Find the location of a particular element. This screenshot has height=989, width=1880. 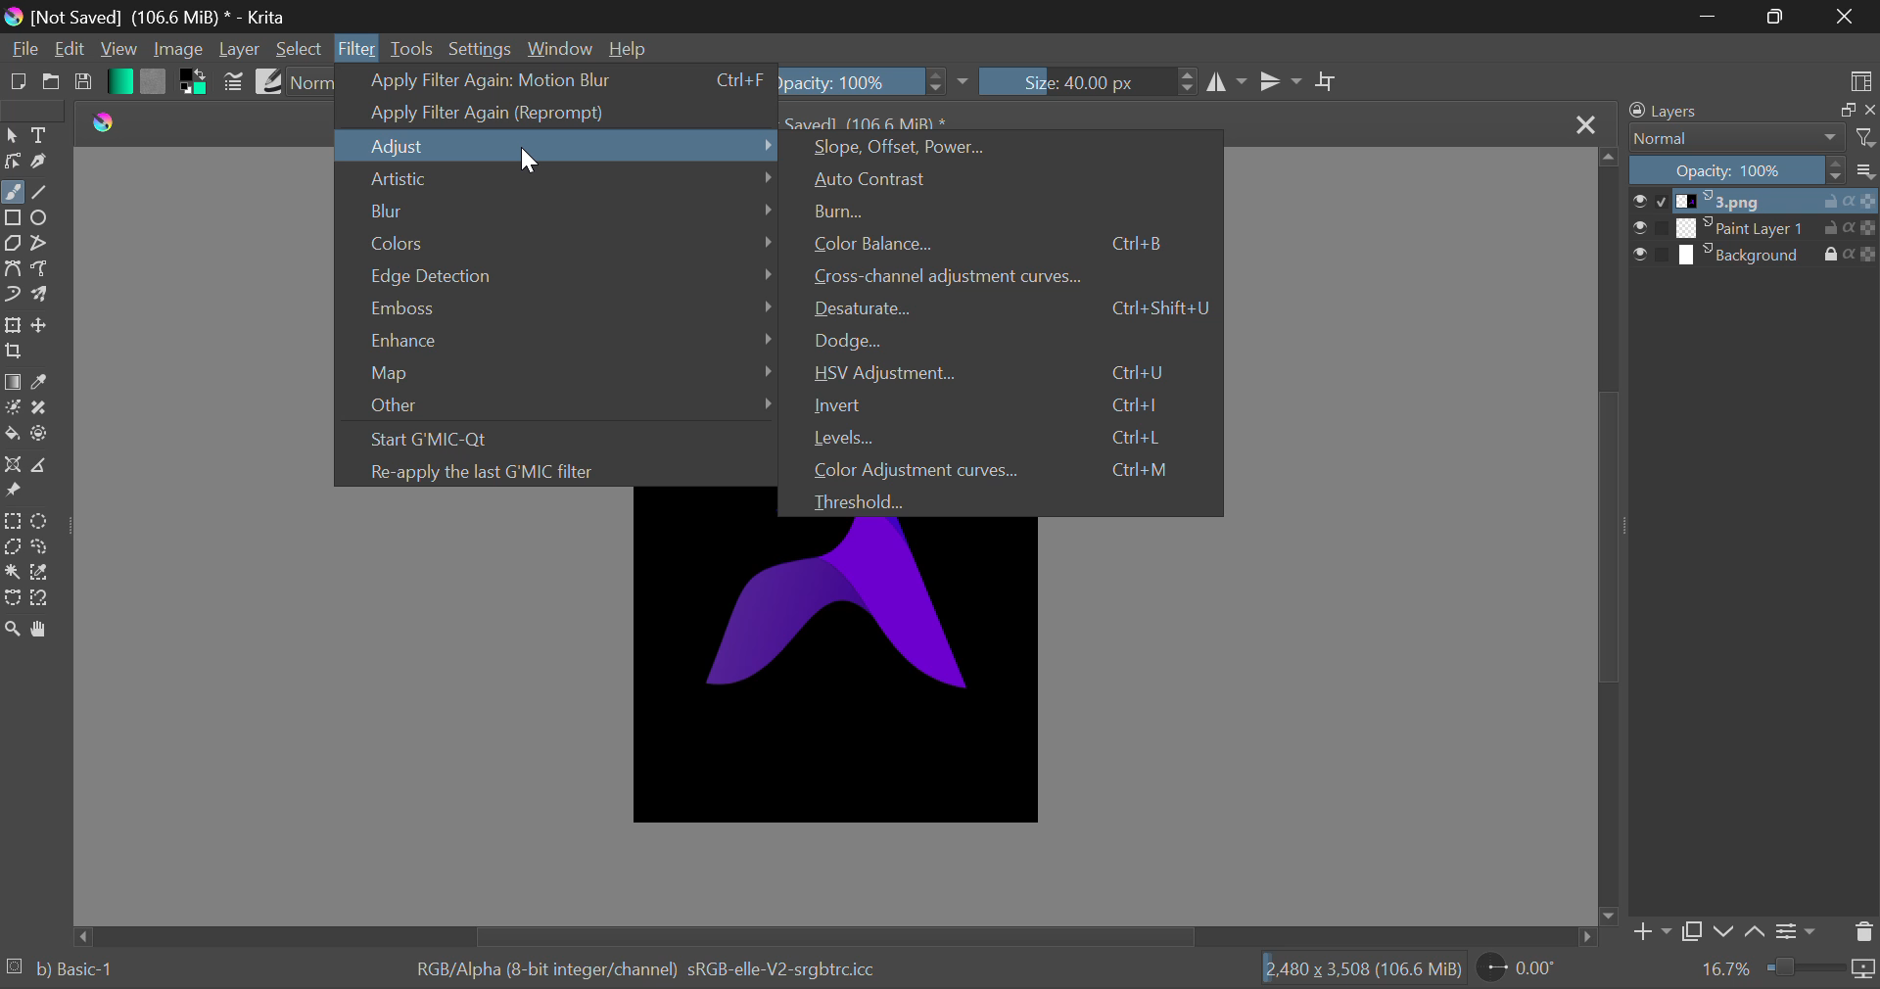

Select is located at coordinates (12, 137).